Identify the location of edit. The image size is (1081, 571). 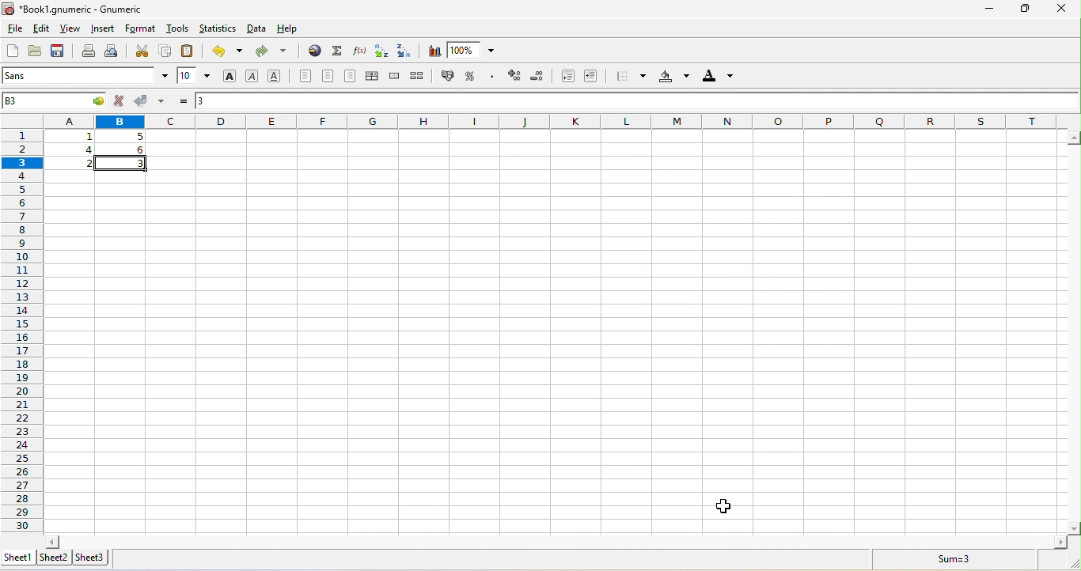
(44, 30).